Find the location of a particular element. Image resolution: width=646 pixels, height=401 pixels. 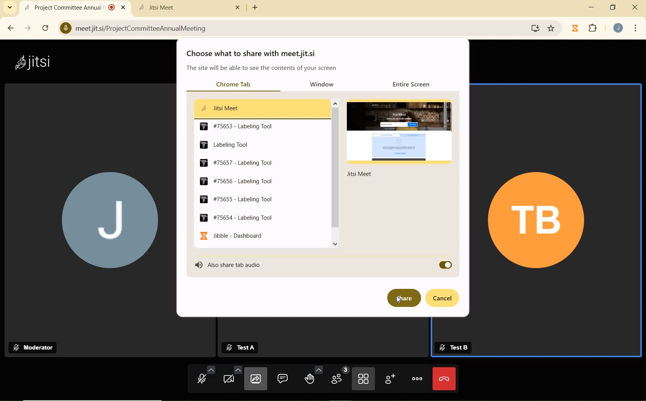

Jibble - Dashboard is located at coordinates (235, 236).